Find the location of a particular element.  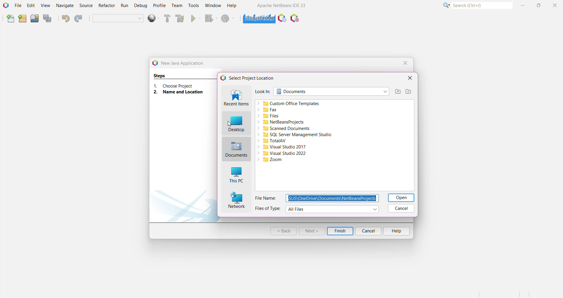

Run Project is located at coordinates (196, 18).